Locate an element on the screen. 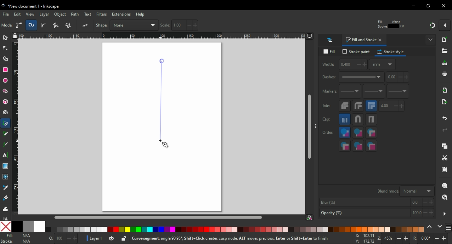 Image resolution: width=452 pixels, height=244 pixels. object is located at coordinates (61, 14).